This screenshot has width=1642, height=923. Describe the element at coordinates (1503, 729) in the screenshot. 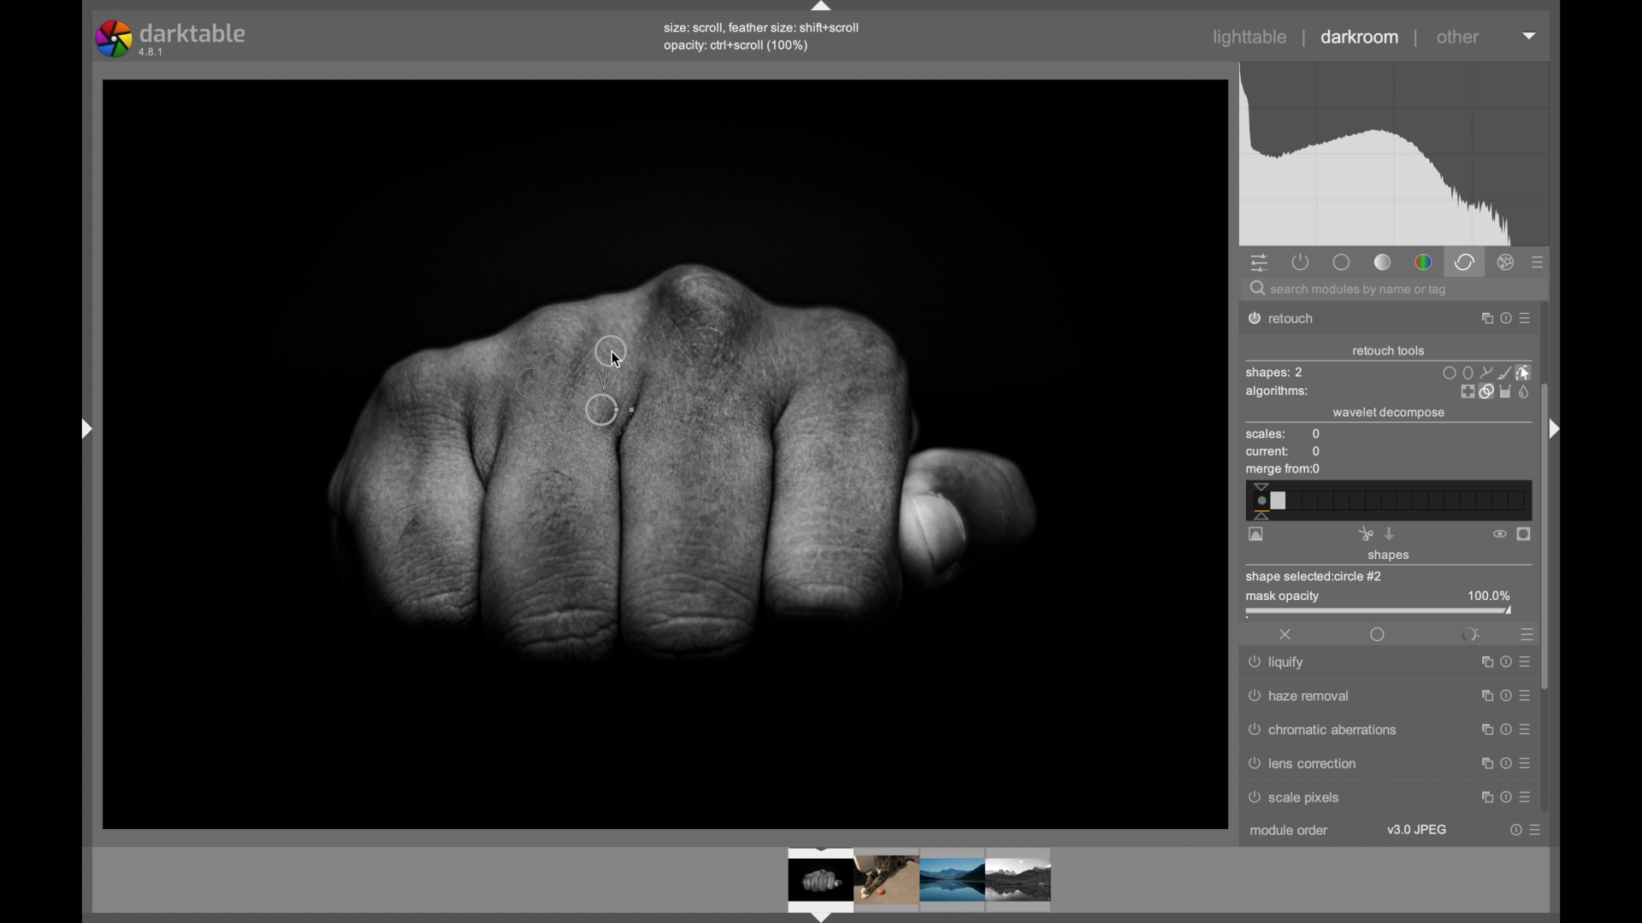

I see `help` at that location.